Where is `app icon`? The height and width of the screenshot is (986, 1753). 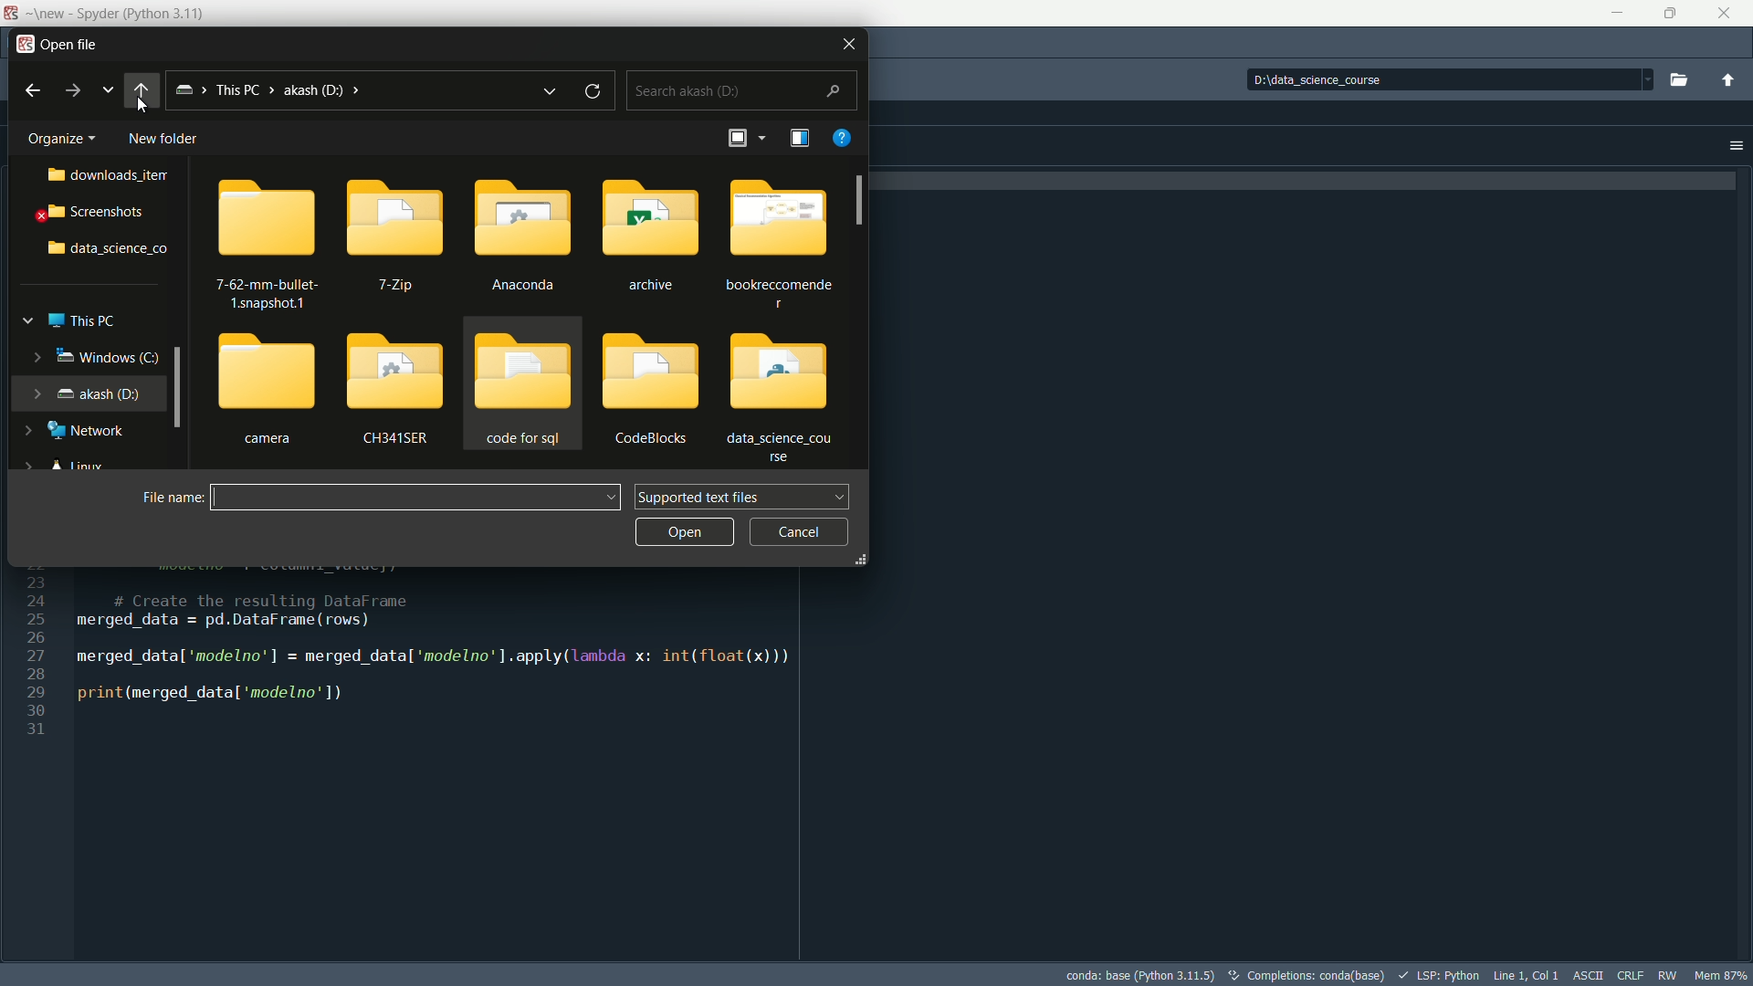 app icon is located at coordinates (13, 14).